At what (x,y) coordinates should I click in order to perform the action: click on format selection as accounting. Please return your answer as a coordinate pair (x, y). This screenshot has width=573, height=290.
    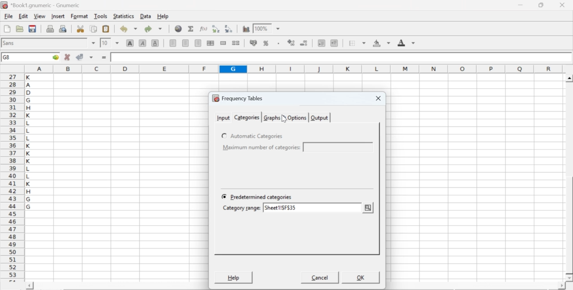
    Looking at the image, I should click on (253, 43).